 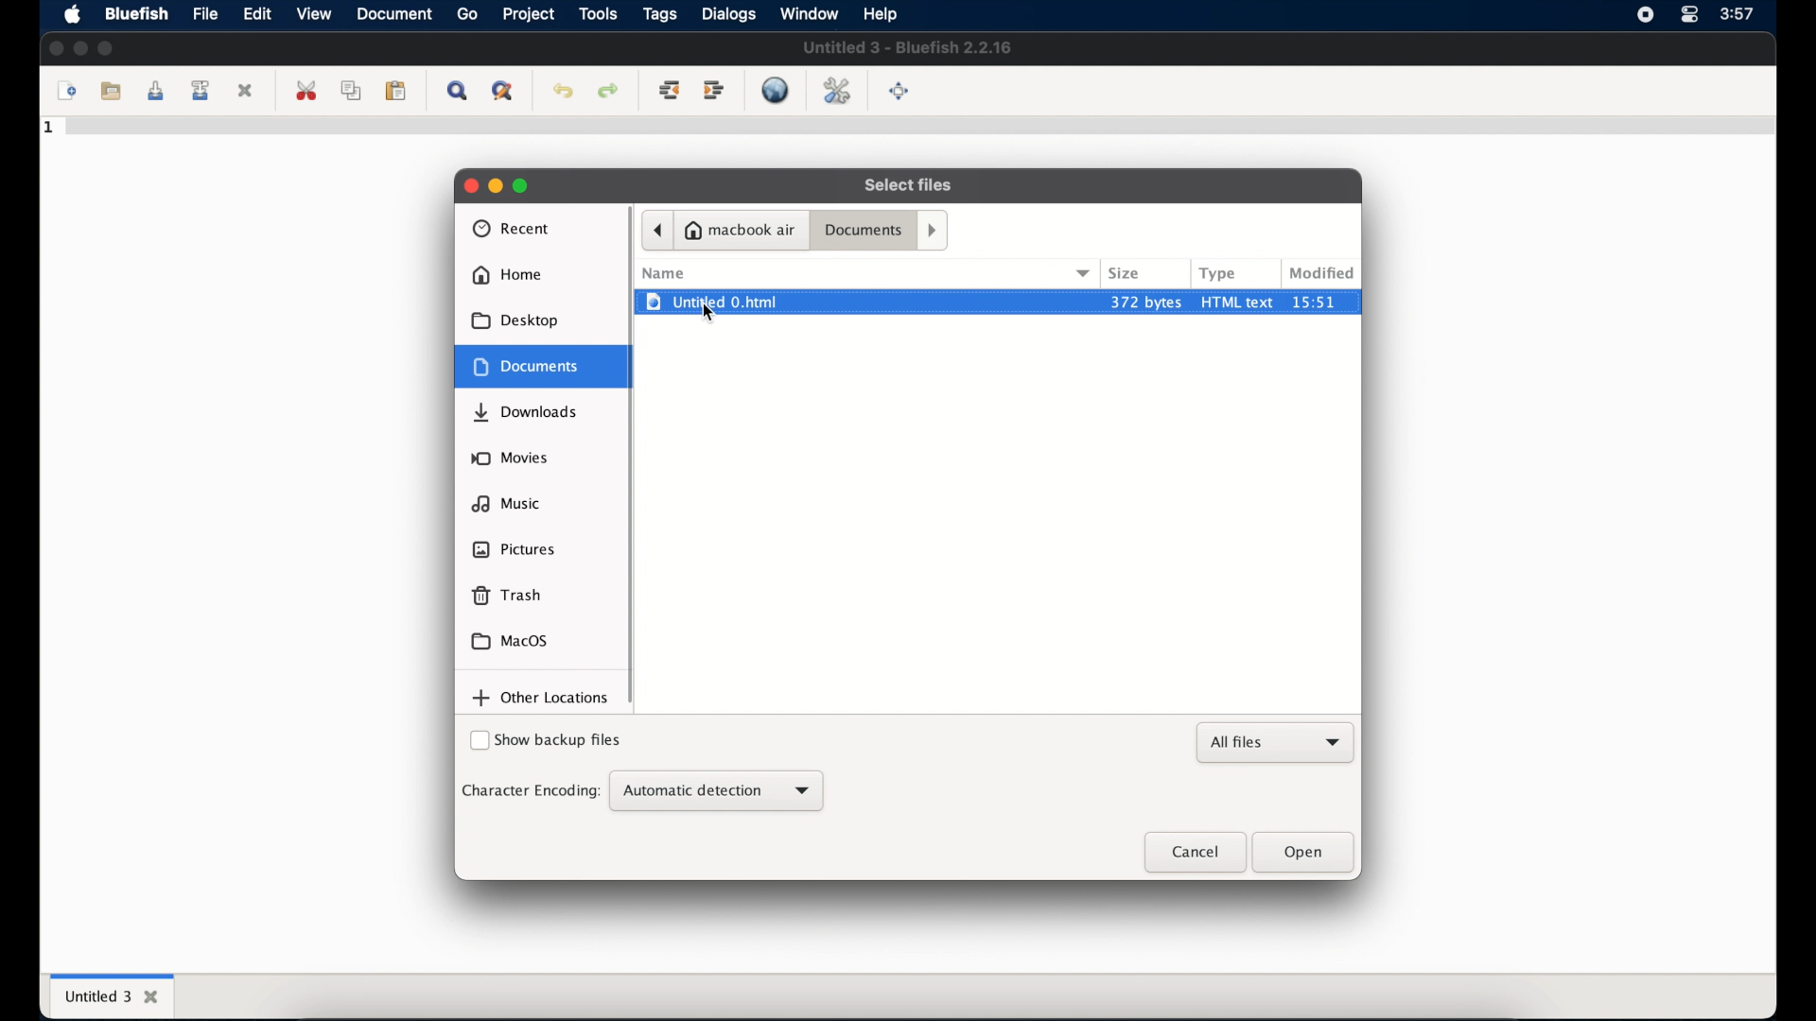 What do you see at coordinates (1324, 302) in the screenshot?
I see `15  : 51` at bounding box center [1324, 302].